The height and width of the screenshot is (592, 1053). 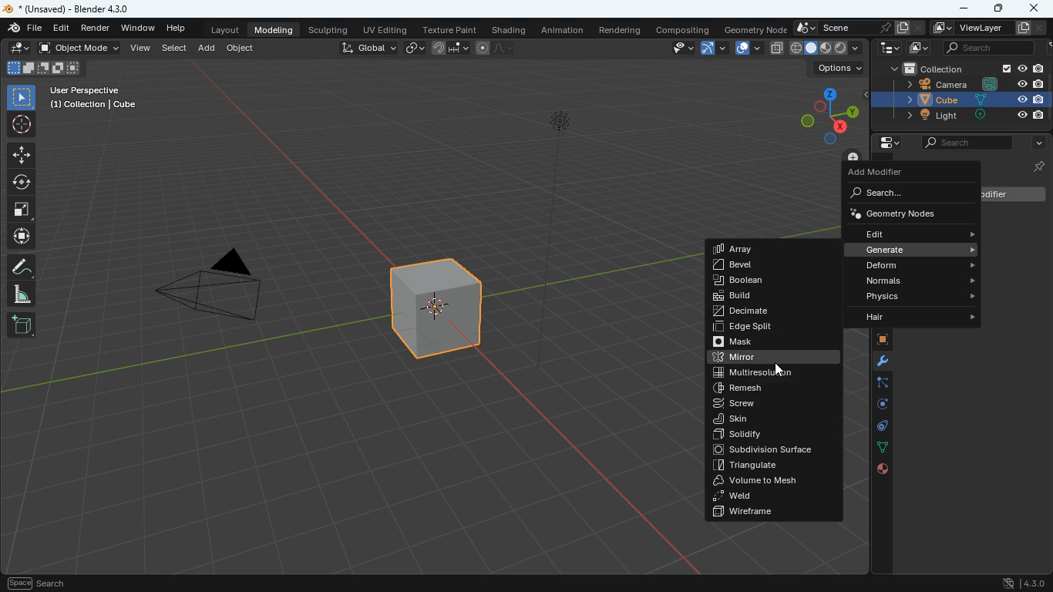 I want to click on bevel, so click(x=755, y=266).